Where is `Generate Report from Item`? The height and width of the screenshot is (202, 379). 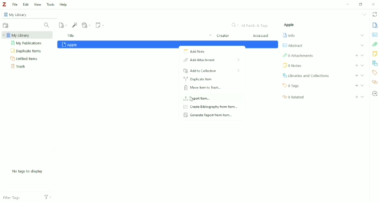
Generate Report from Item is located at coordinates (208, 115).